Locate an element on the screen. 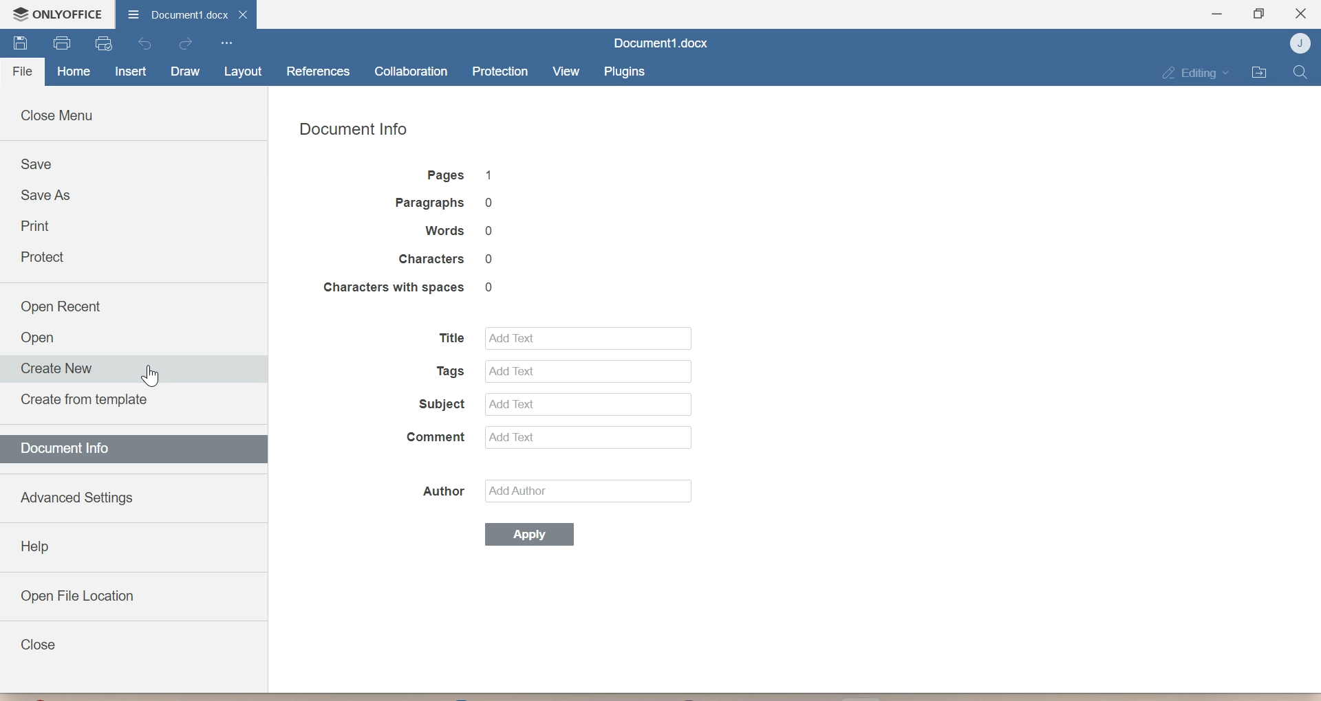  Add text is located at coordinates (585, 370).